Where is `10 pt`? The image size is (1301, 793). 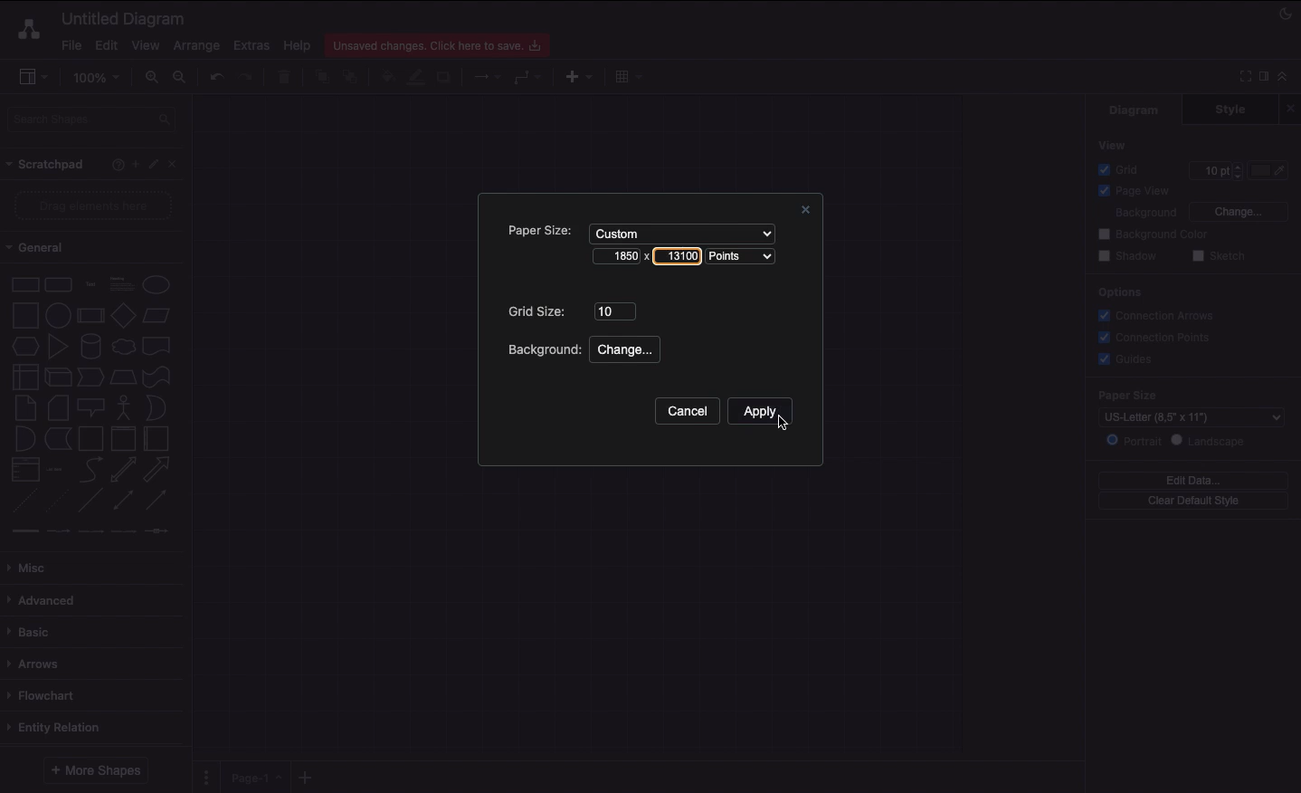
10 pt is located at coordinates (1214, 168).